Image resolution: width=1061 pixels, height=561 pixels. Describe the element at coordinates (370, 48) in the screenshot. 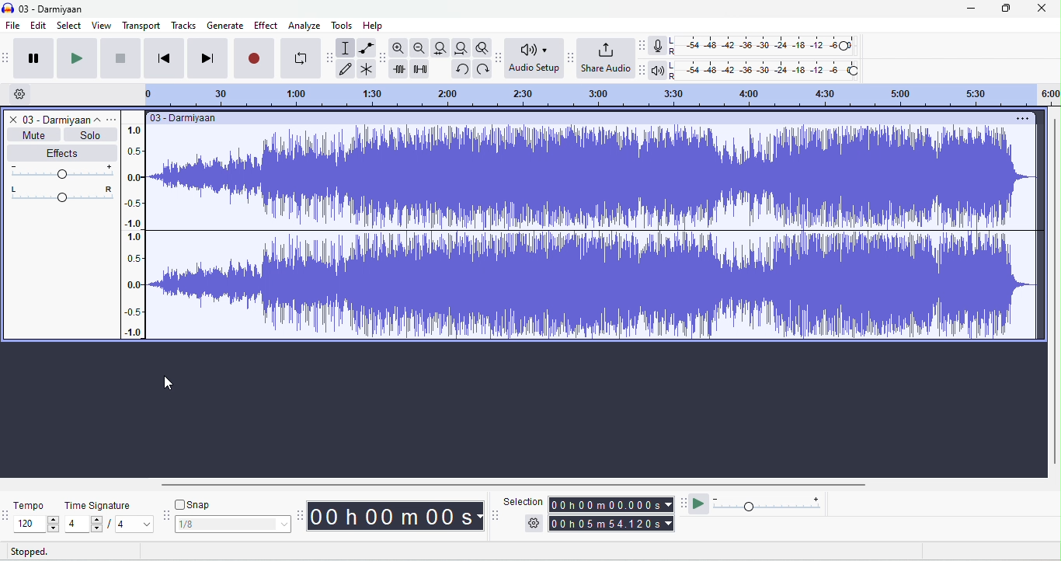

I see `envelop` at that location.